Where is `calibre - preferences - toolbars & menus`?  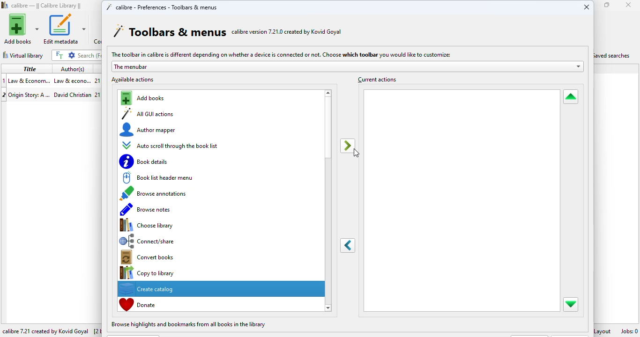 calibre - preferences - toolbars & menus is located at coordinates (161, 7).